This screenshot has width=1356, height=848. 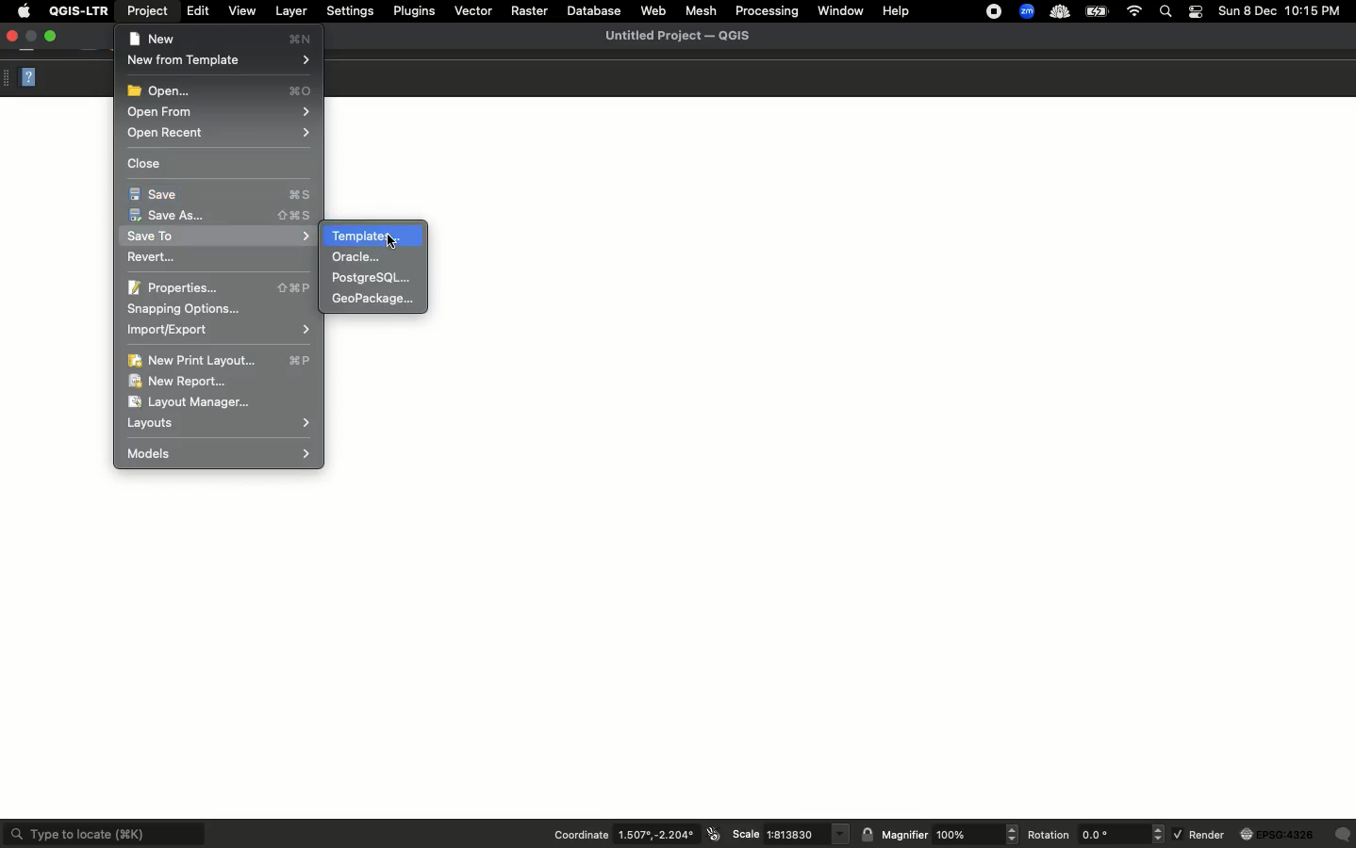 I want to click on Close, so click(x=148, y=163).